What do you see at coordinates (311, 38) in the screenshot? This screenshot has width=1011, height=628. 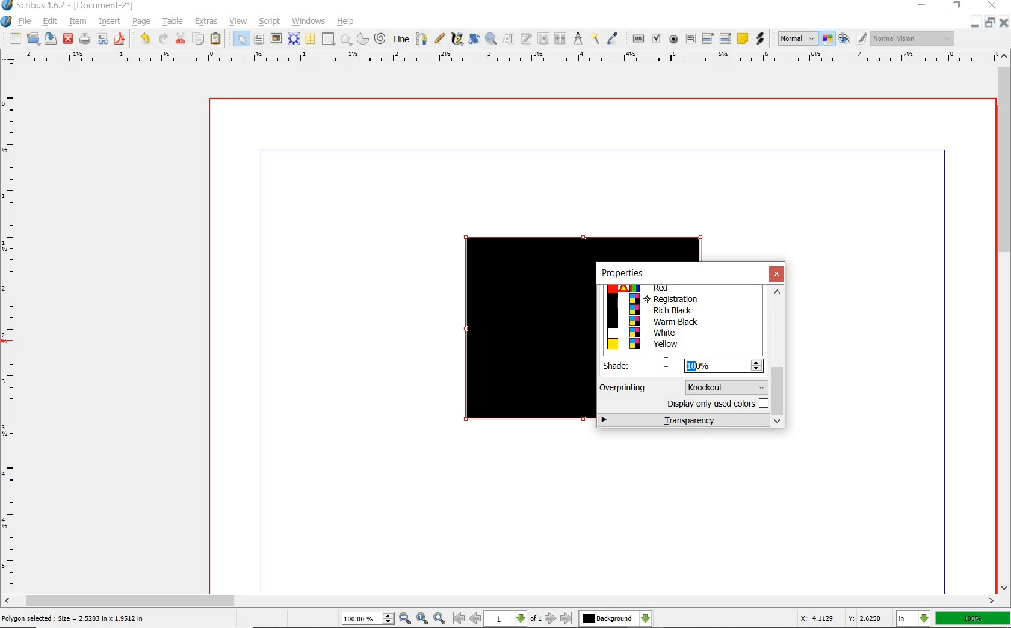 I see `table` at bounding box center [311, 38].